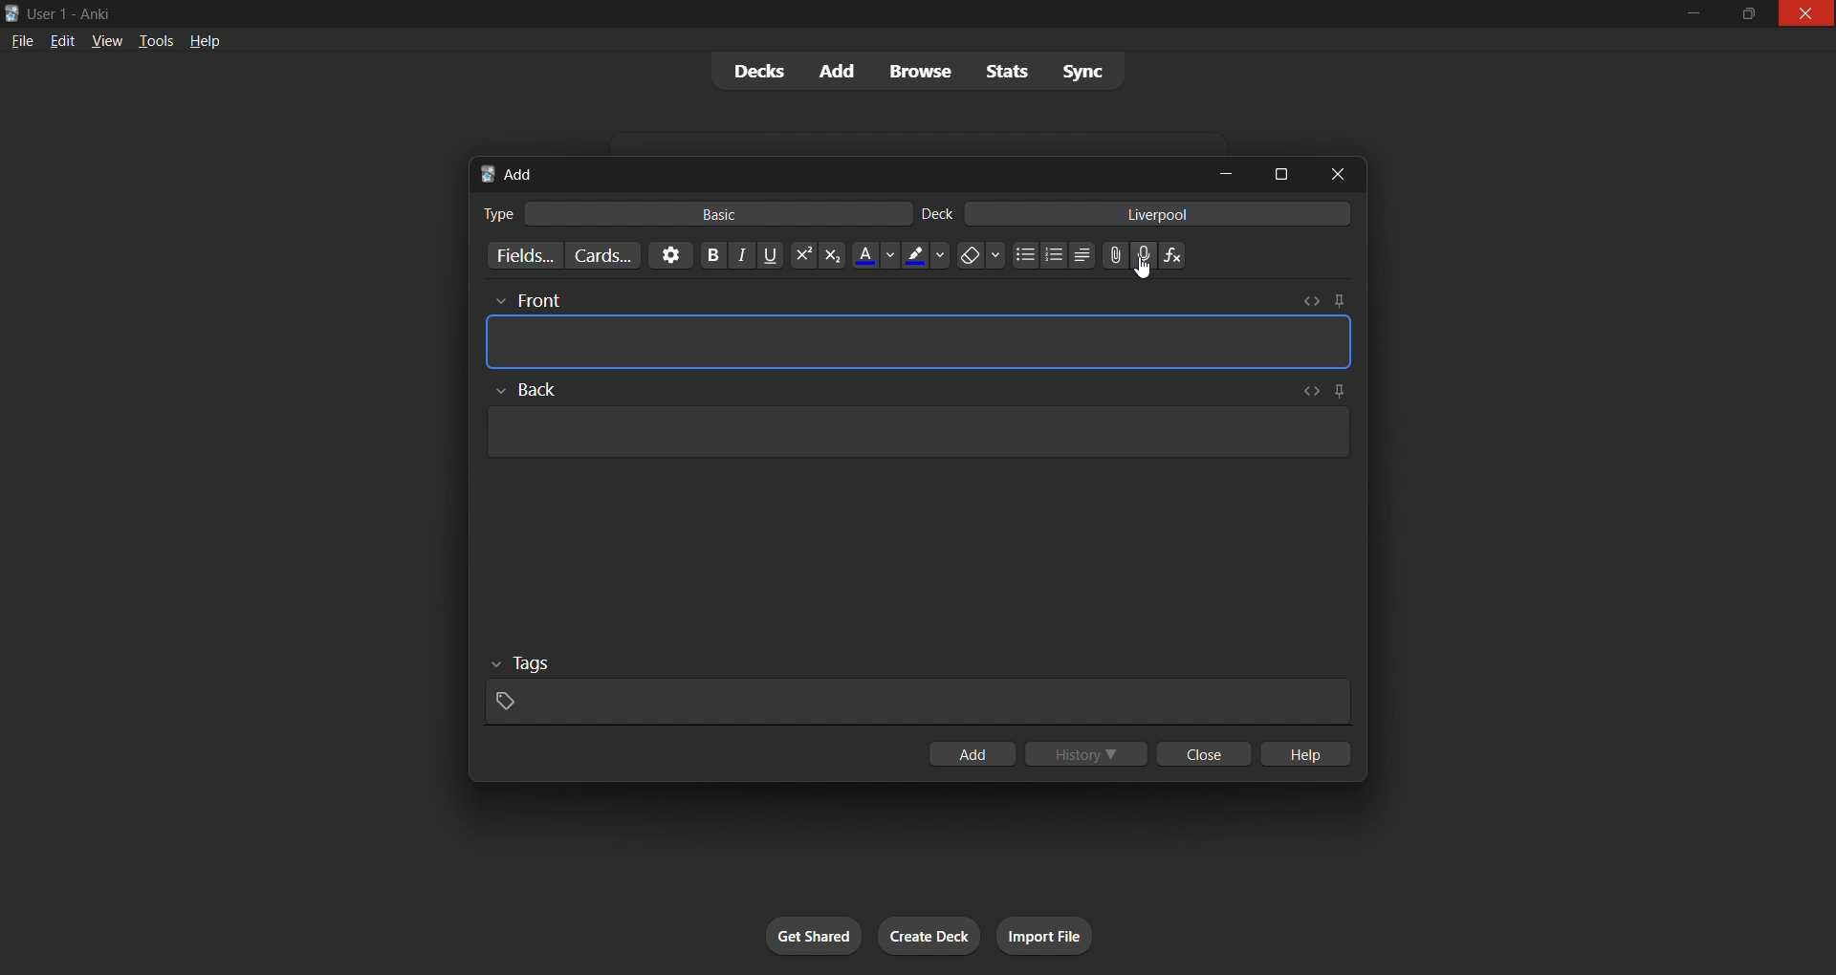 Image resolution: width=1836 pixels, height=975 pixels. Describe the element at coordinates (979, 256) in the screenshot. I see `erase formatting` at that location.